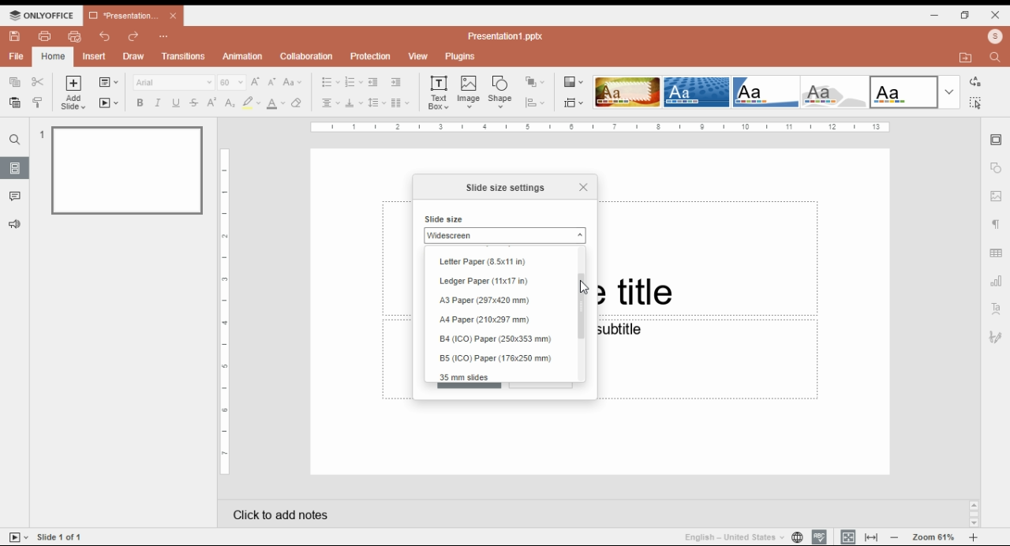 This screenshot has height=546, width=1010. What do you see at coordinates (353, 105) in the screenshot?
I see `vertical alignment` at bounding box center [353, 105].